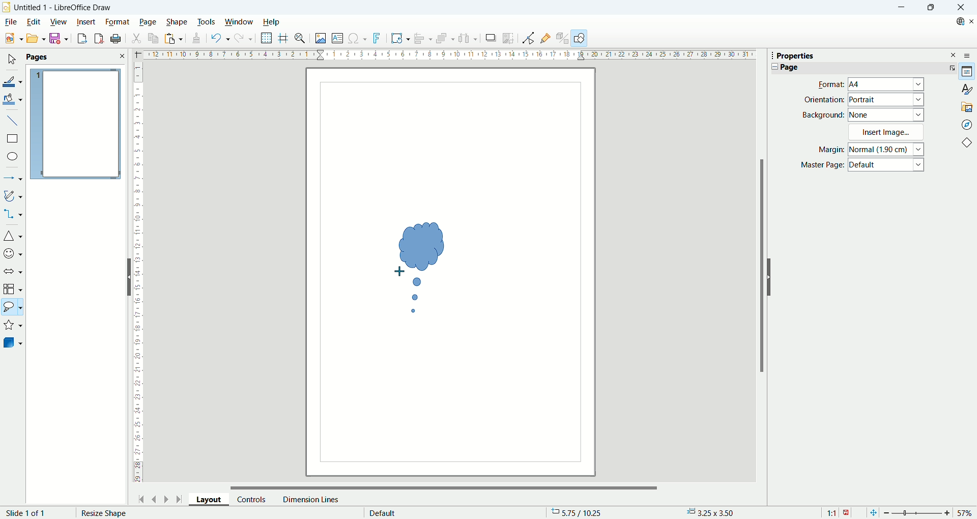 The height and width of the screenshot is (519, 977). Describe the element at coordinates (11, 60) in the screenshot. I see `select` at that location.